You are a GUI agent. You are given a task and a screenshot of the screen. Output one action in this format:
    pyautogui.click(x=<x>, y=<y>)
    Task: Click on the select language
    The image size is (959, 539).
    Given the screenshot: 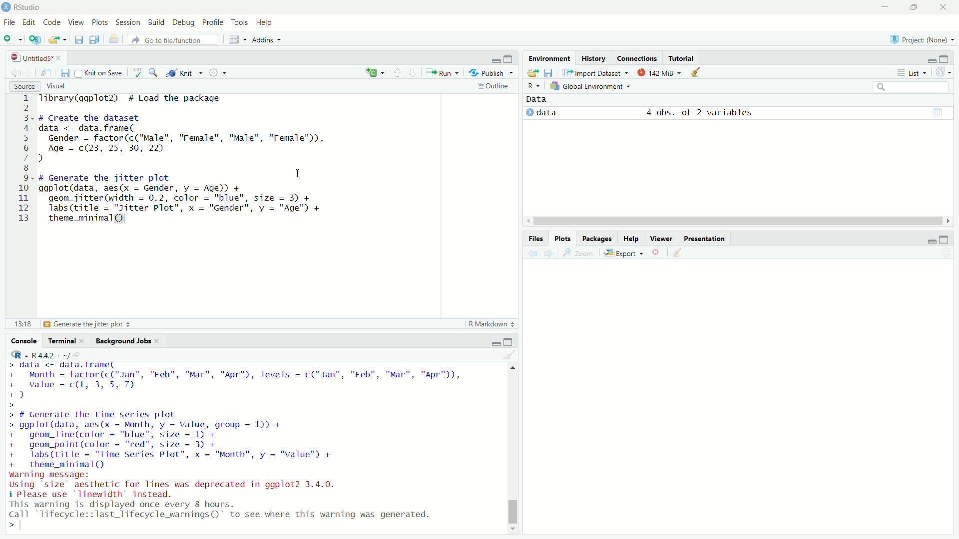 What is the action you would take?
    pyautogui.click(x=14, y=355)
    